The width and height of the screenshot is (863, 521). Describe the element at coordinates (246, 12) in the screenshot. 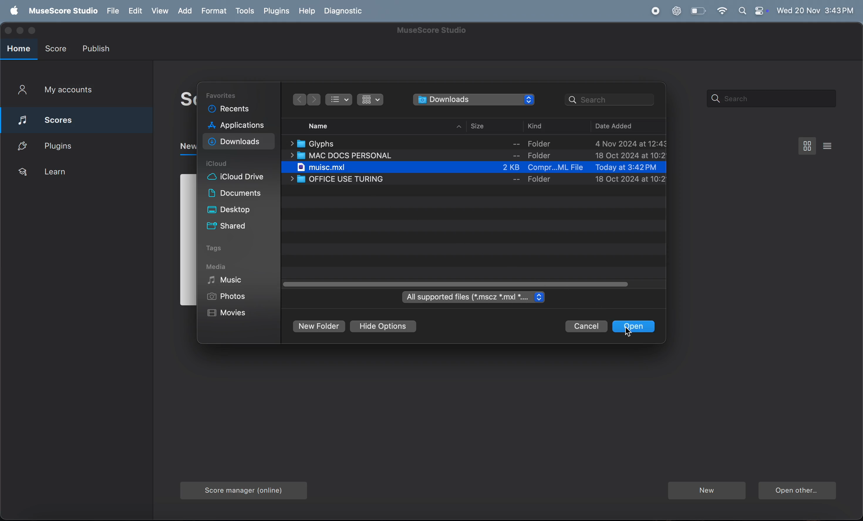

I see `tools` at that location.